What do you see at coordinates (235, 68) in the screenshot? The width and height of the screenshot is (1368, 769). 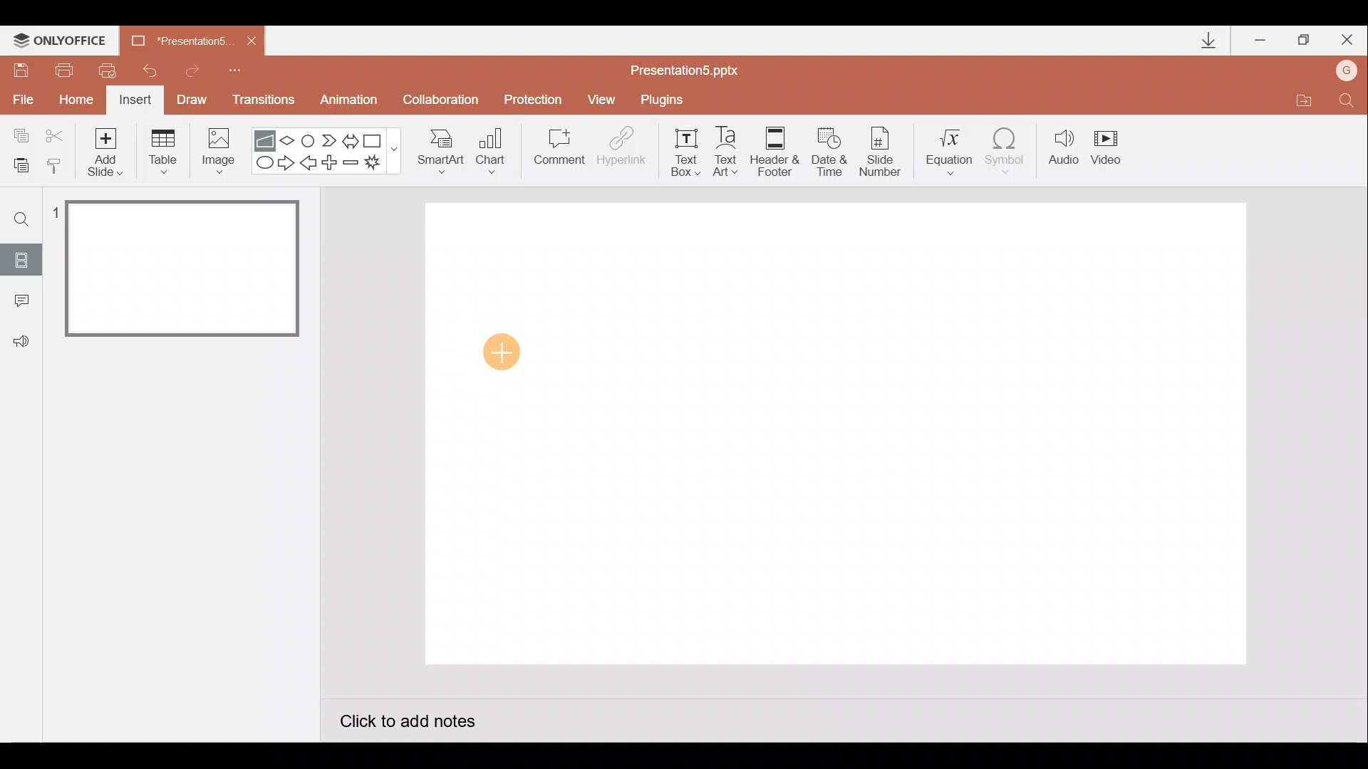 I see `Customize quick access toolbar` at bounding box center [235, 68].